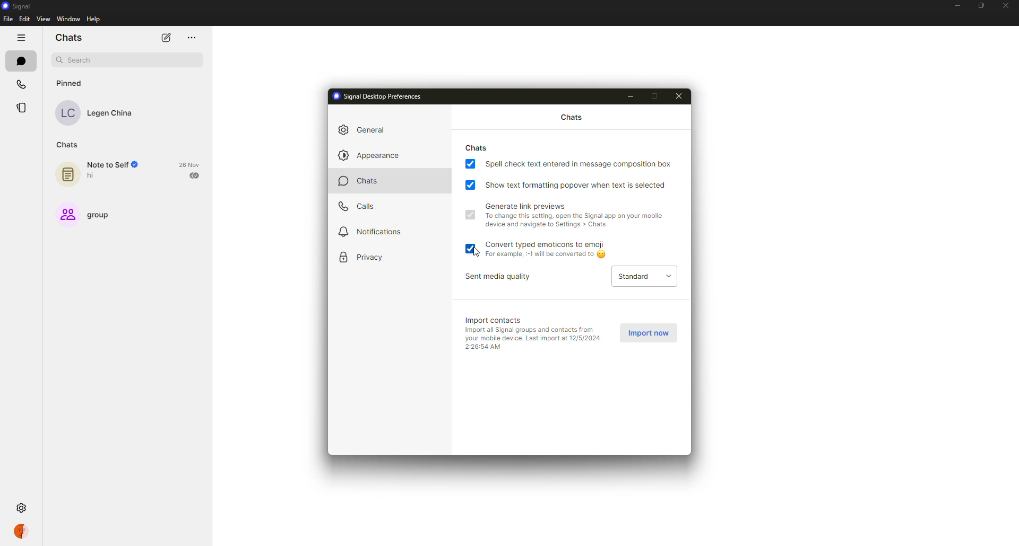 This screenshot has height=546, width=1019. I want to click on chats, so click(477, 148).